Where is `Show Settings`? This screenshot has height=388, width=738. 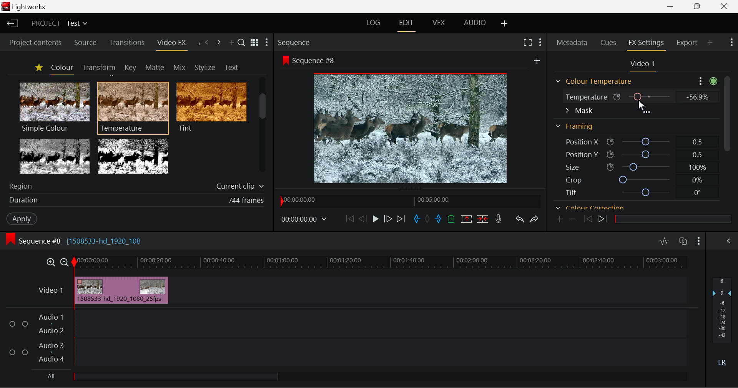 Show Settings is located at coordinates (540, 43).